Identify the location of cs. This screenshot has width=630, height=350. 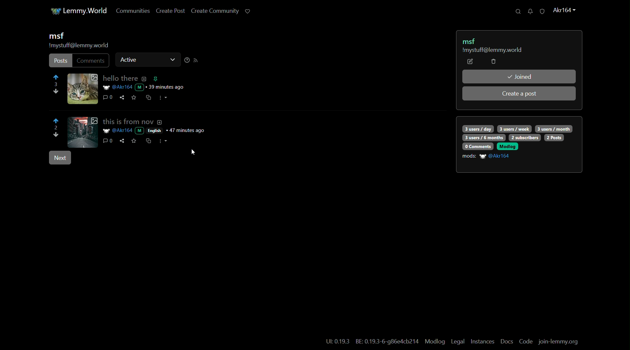
(148, 141).